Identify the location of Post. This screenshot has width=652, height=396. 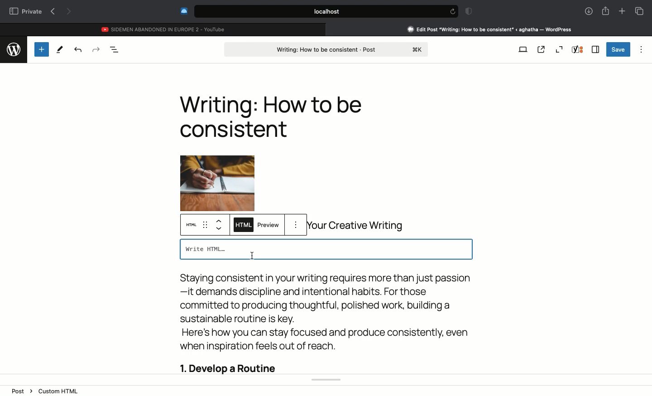
(327, 48).